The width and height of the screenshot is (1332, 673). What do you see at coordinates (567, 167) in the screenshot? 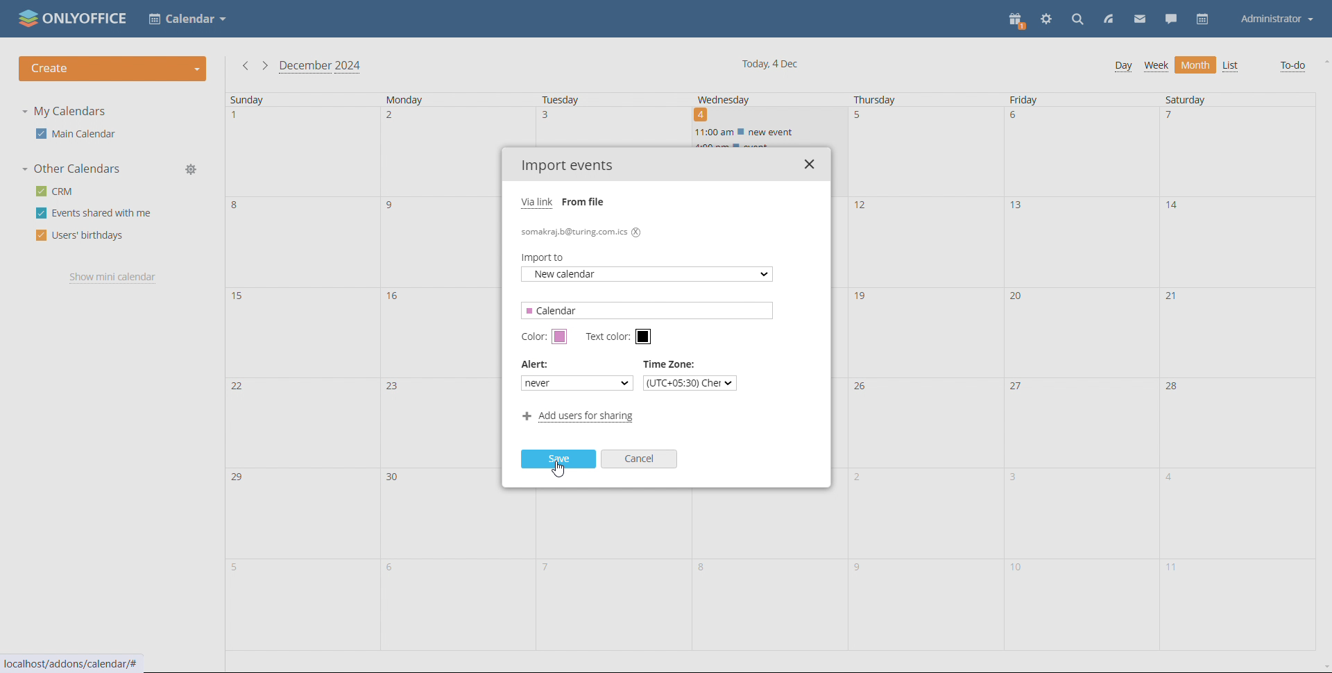
I see `import events` at bounding box center [567, 167].